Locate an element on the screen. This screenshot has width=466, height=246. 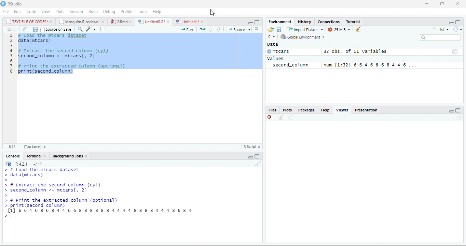
close is located at coordinates (458, 3).